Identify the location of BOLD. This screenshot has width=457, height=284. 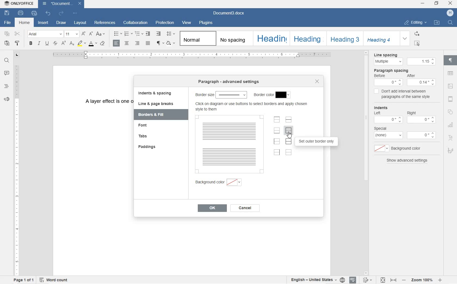
(31, 44).